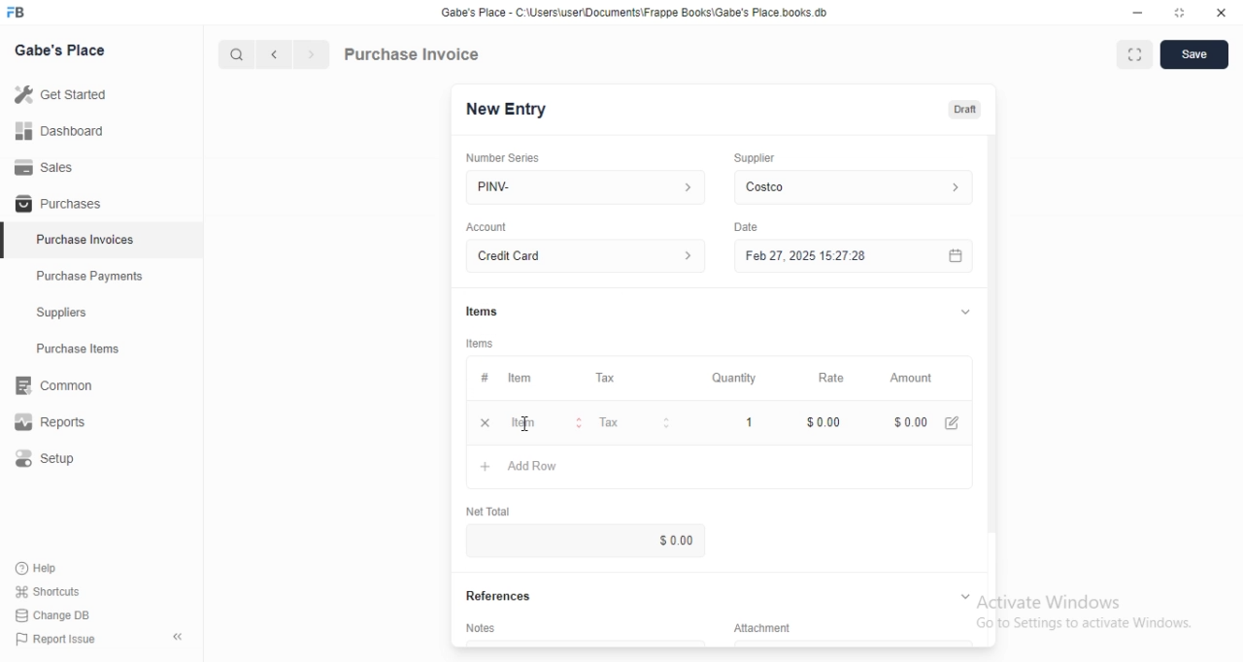  Describe the element at coordinates (236, 54) in the screenshot. I see `Search` at that location.